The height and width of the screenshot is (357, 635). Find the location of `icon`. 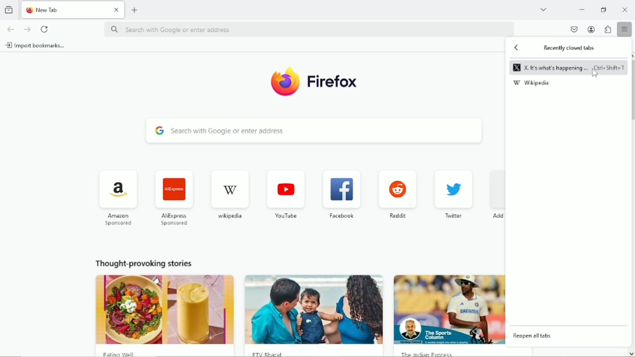

icon is located at coordinates (286, 191).